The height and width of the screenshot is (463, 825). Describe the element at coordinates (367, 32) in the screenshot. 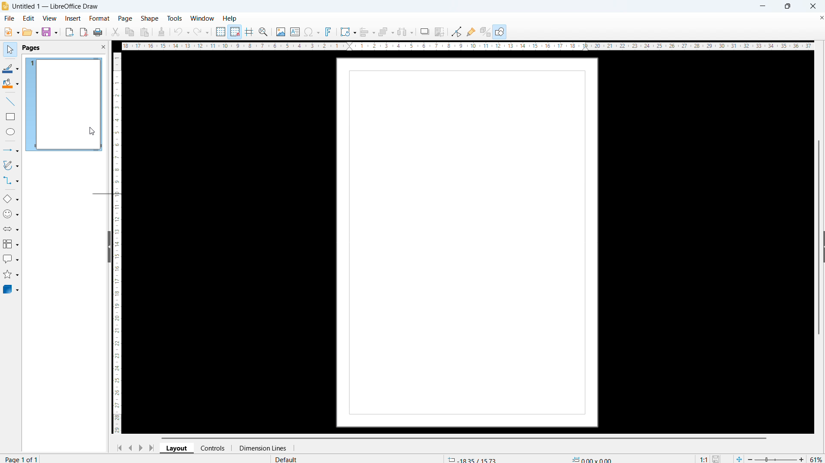

I see `align` at that location.